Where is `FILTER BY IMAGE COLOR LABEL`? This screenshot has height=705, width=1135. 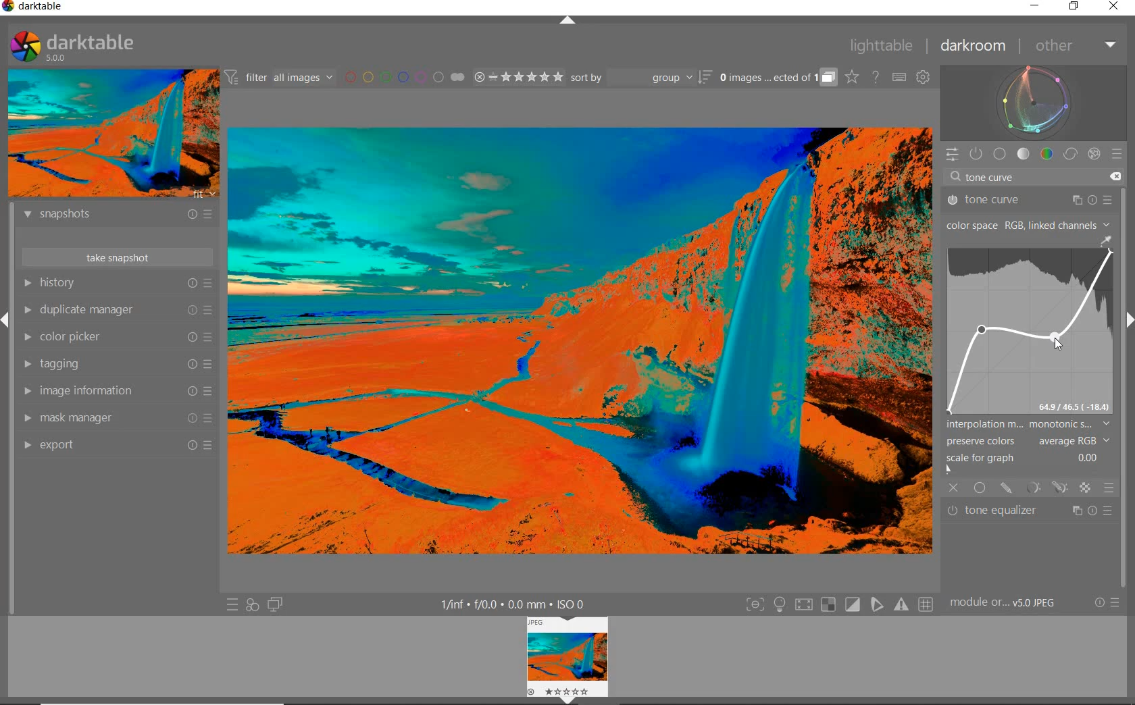
FILTER BY IMAGE COLOR LABEL is located at coordinates (405, 78).